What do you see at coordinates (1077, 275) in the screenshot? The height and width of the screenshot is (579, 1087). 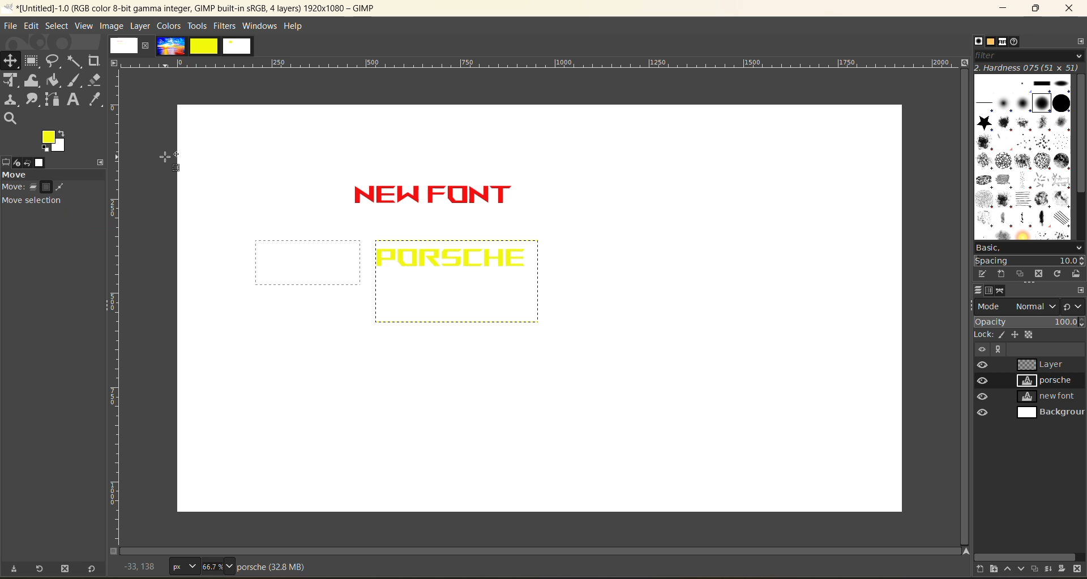 I see `open brush as image` at bounding box center [1077, 275].